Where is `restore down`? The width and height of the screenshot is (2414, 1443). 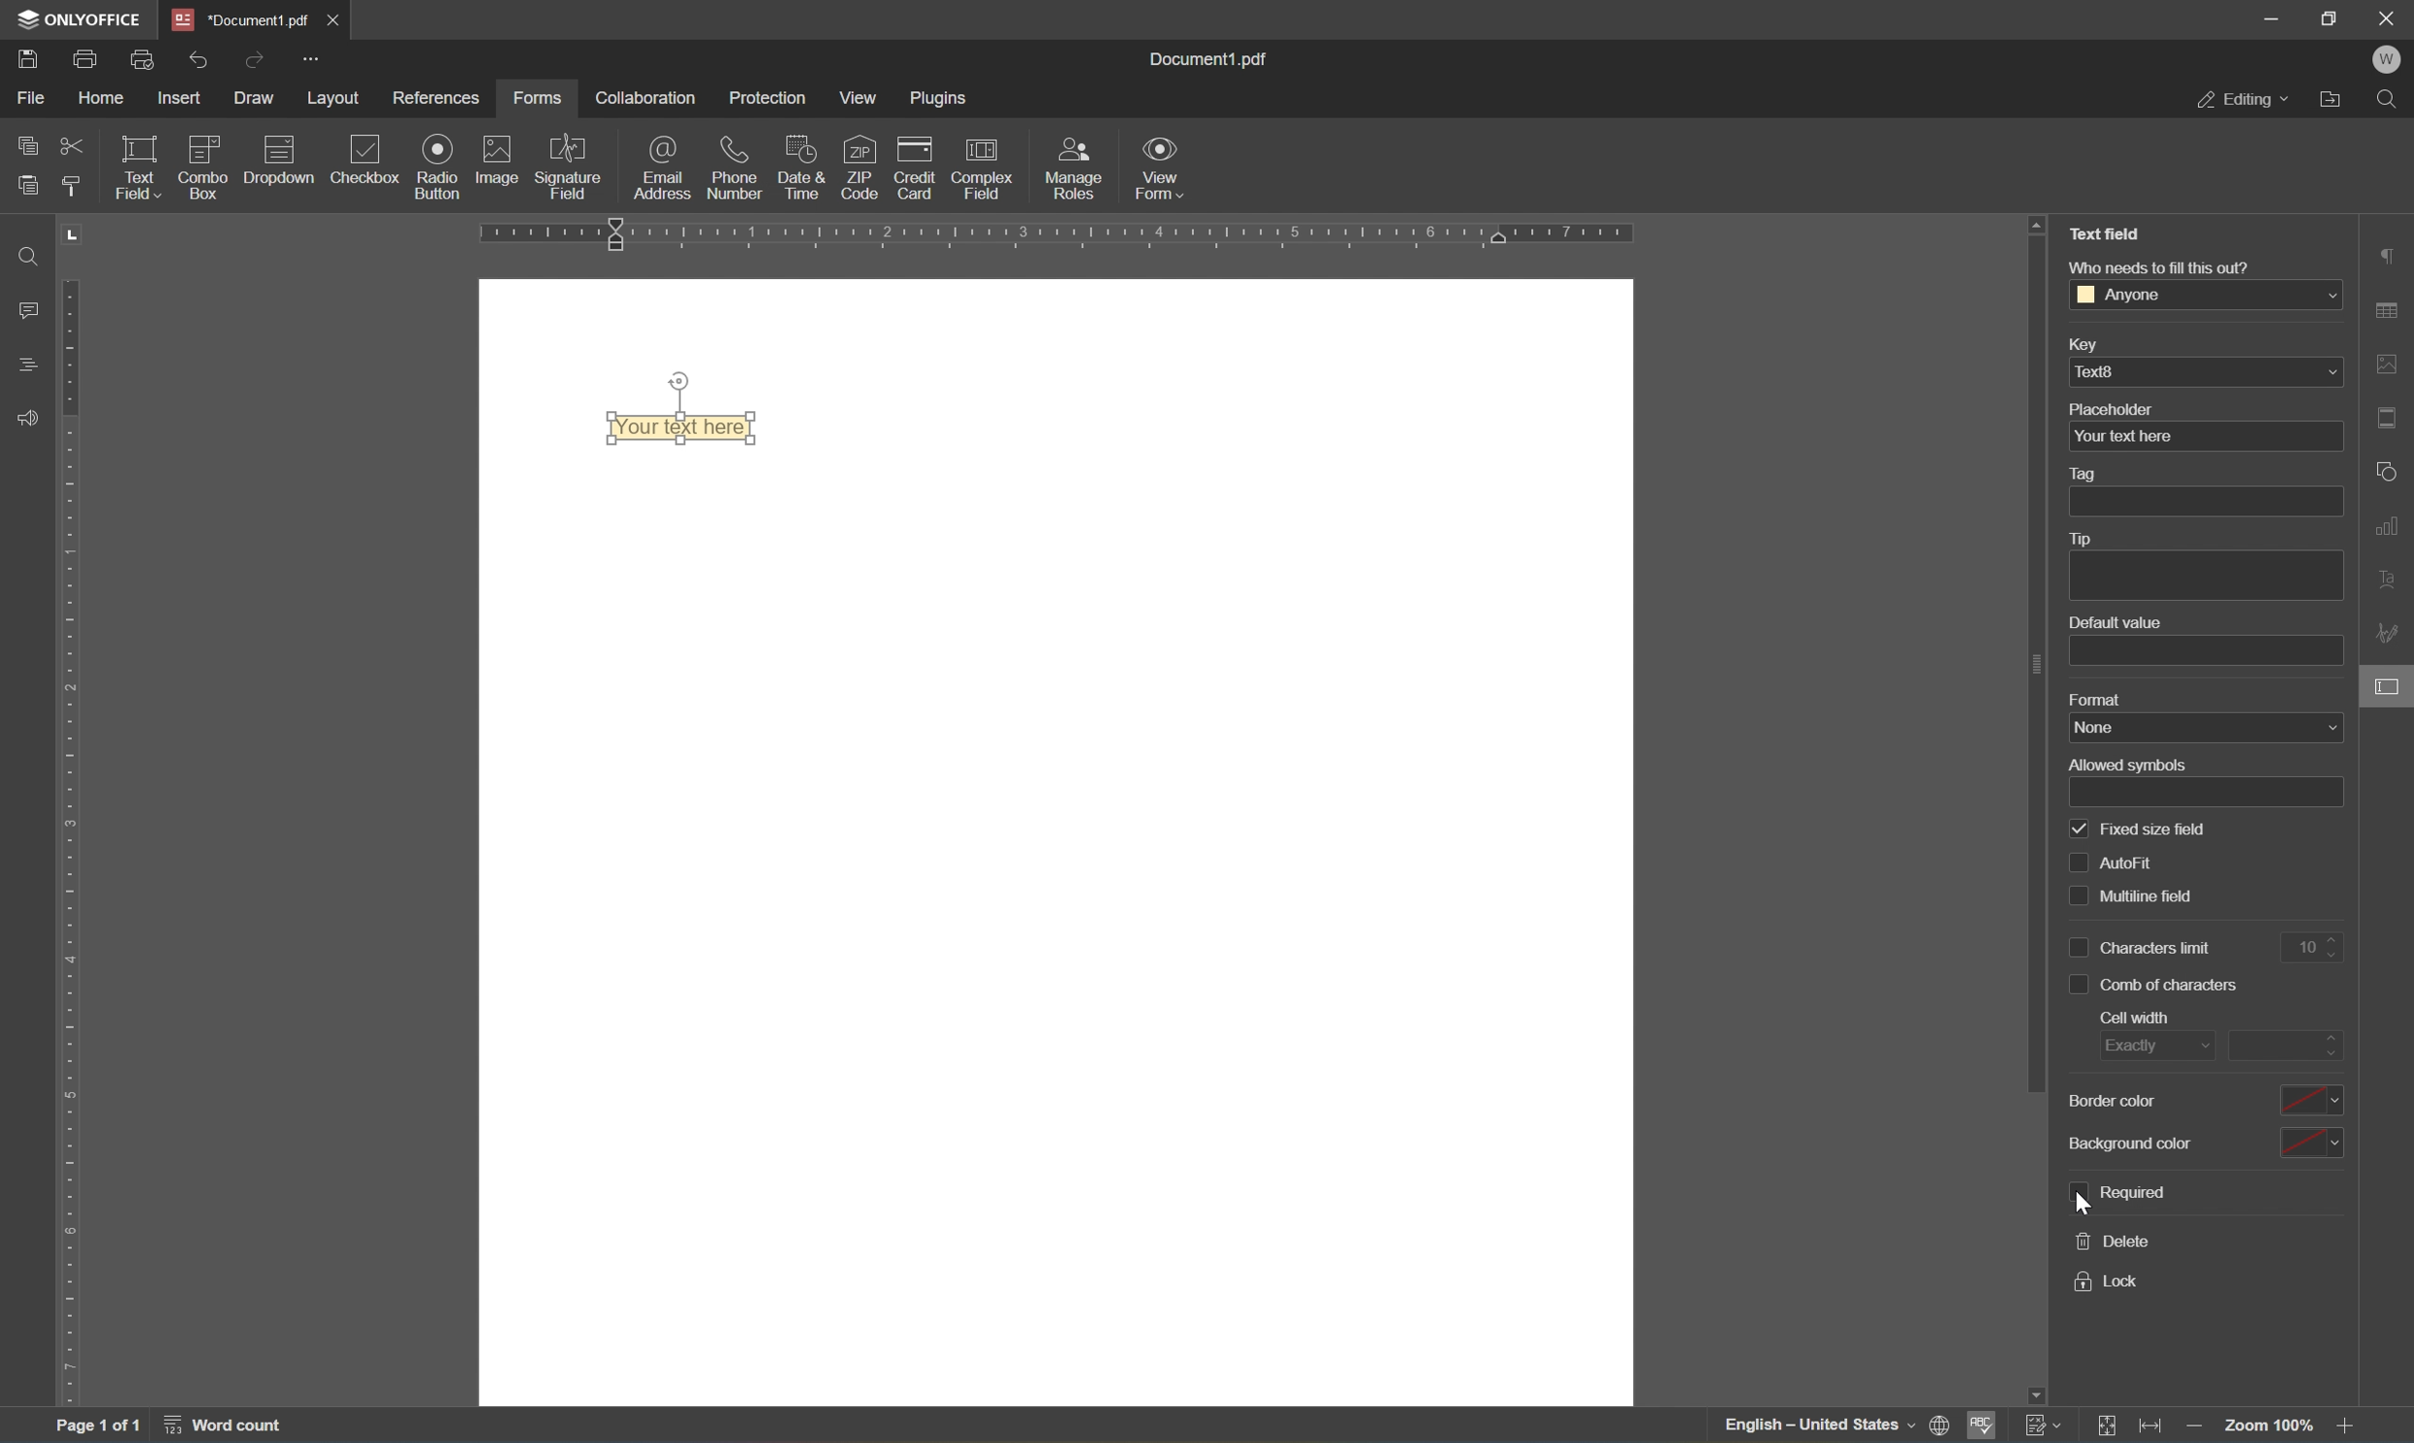 restore down is located at coordinates (2327, 18).